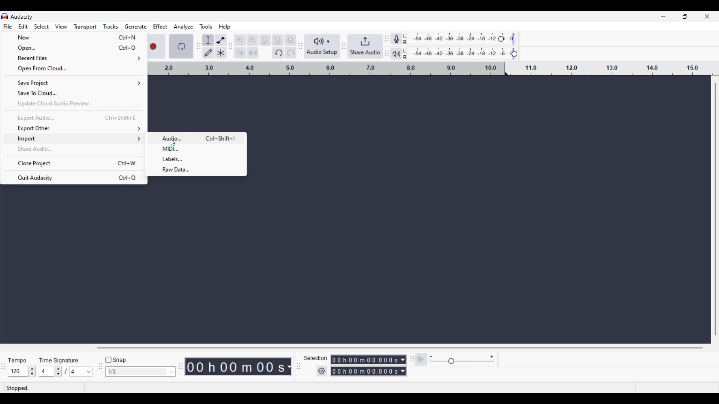 This screenshot has height=404, width=719. I want to click on Record meter, so click(401, 39).